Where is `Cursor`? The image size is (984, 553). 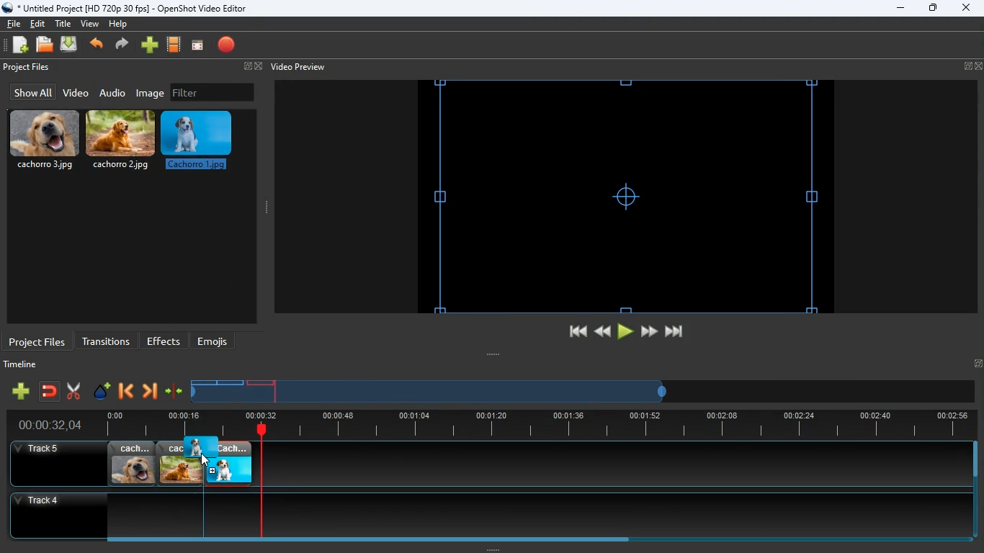
Cursor is located at coordinates (205, 460).